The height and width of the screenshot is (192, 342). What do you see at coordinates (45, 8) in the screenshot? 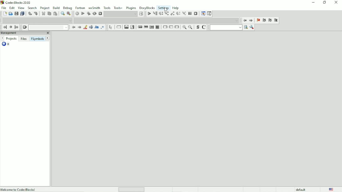
I see `Project` at bounding box center [45, 8].